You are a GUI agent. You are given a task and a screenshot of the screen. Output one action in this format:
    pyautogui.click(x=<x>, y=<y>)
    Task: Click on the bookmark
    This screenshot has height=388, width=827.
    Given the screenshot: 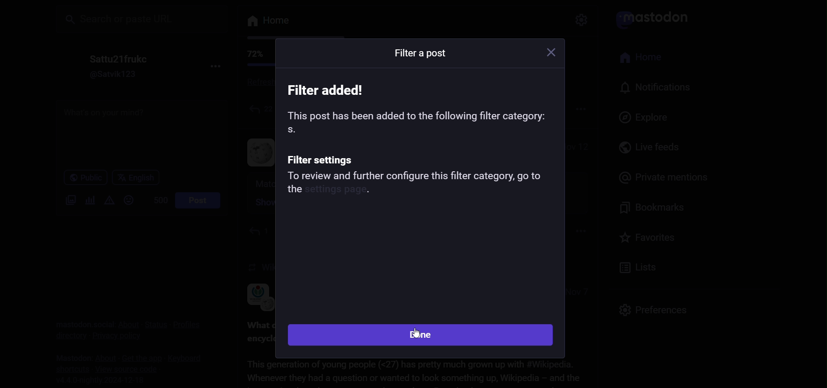 What is the action you would take?
    pyautogui.click(x=657, y=209)
    